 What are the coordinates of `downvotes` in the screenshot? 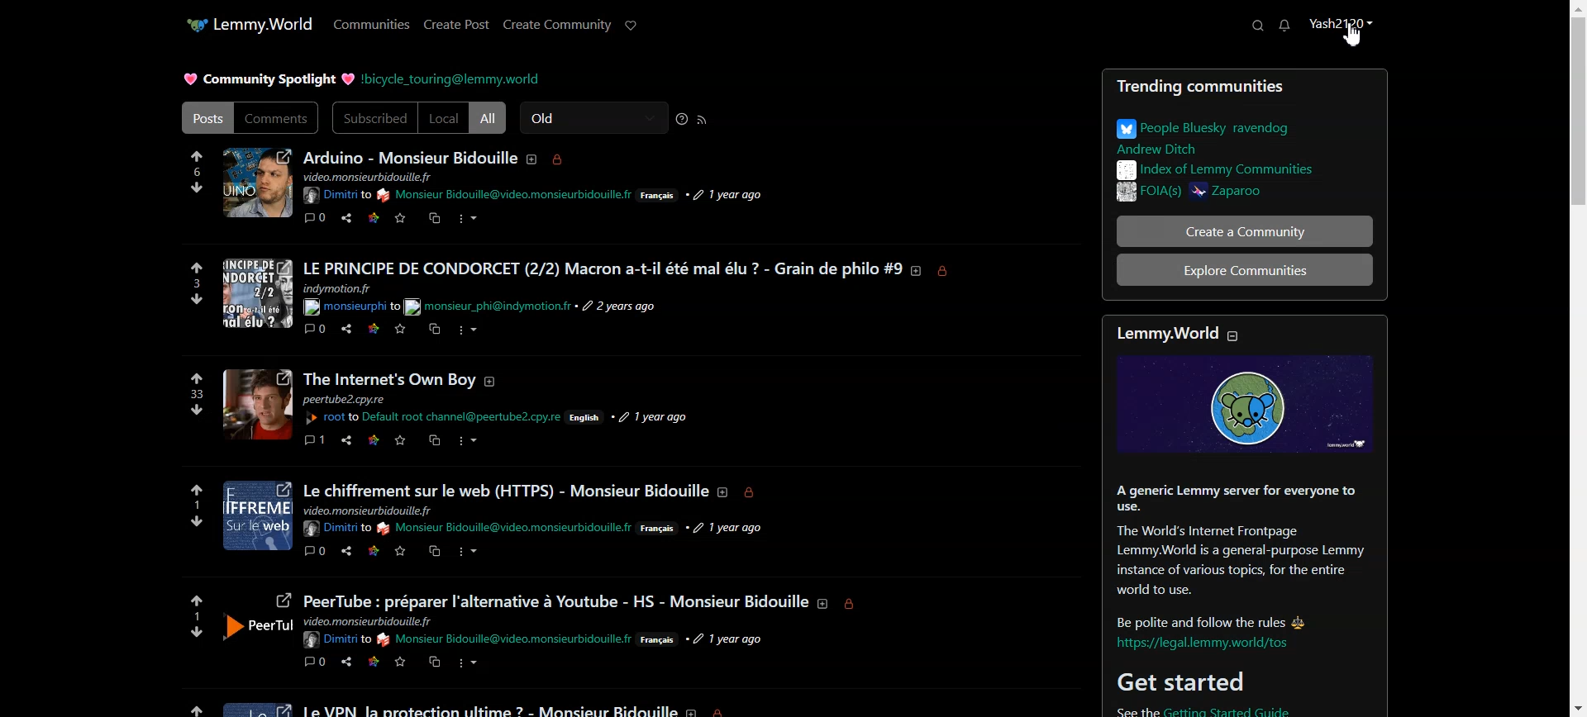 It's located at (190, 302).